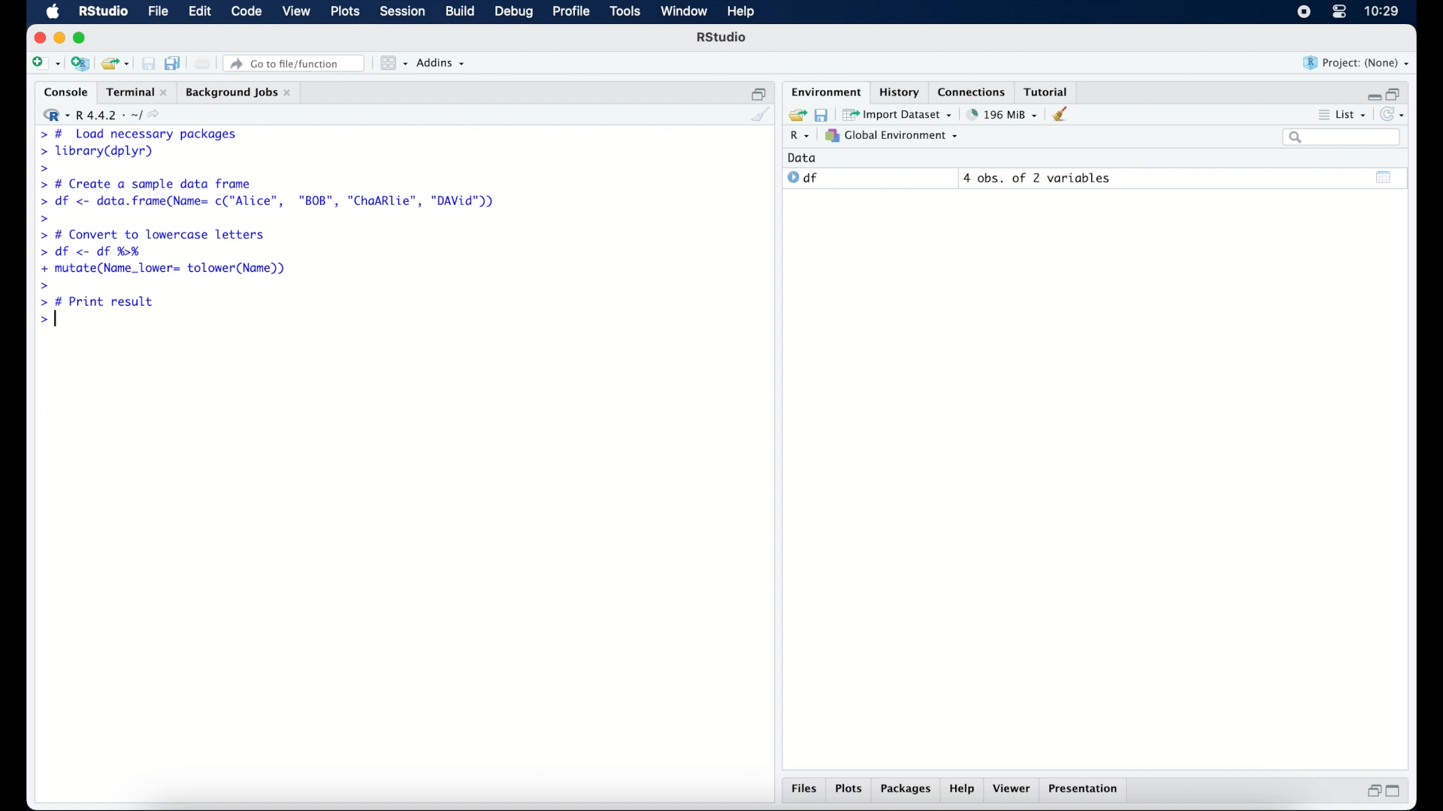 This screenshot has height=811, width=1443. Describe the element at coordinates (1384, 176) in the screenshot. I see `show output  window` at that location.